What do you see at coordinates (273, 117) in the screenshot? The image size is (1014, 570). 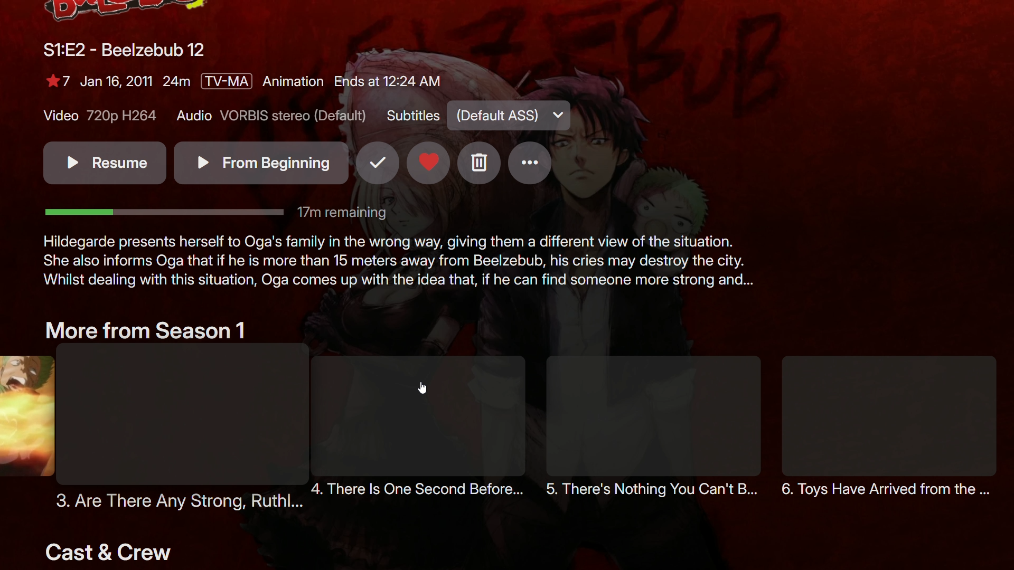 I see `Audio - VORBIS` at bounding box center [273, 117].